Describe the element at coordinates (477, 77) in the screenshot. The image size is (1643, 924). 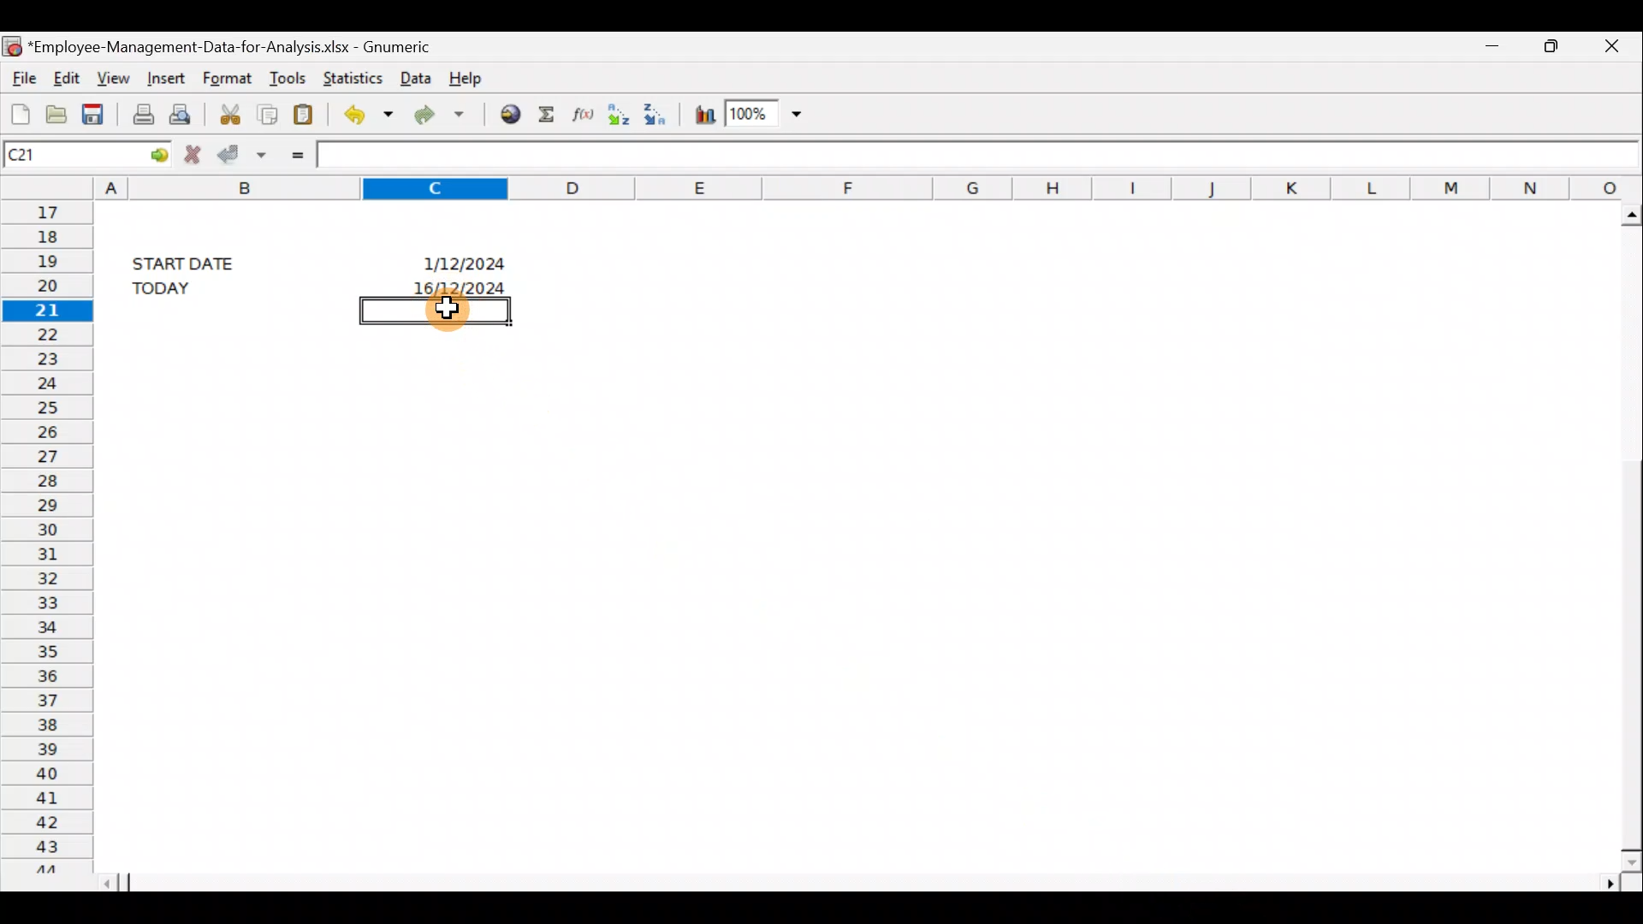
I see `Help` at that location.